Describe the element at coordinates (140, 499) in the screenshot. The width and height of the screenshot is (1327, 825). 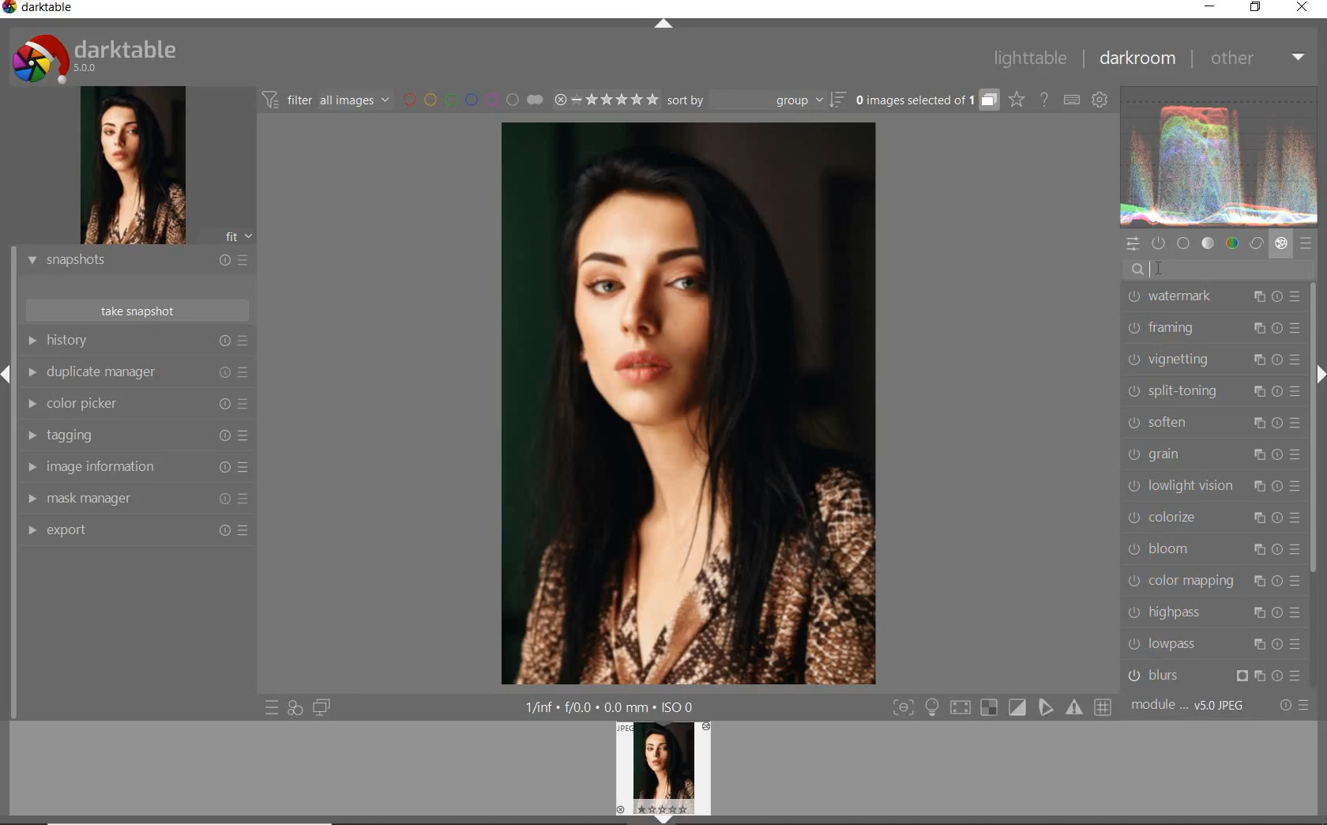
I see `mask manager` at that location.